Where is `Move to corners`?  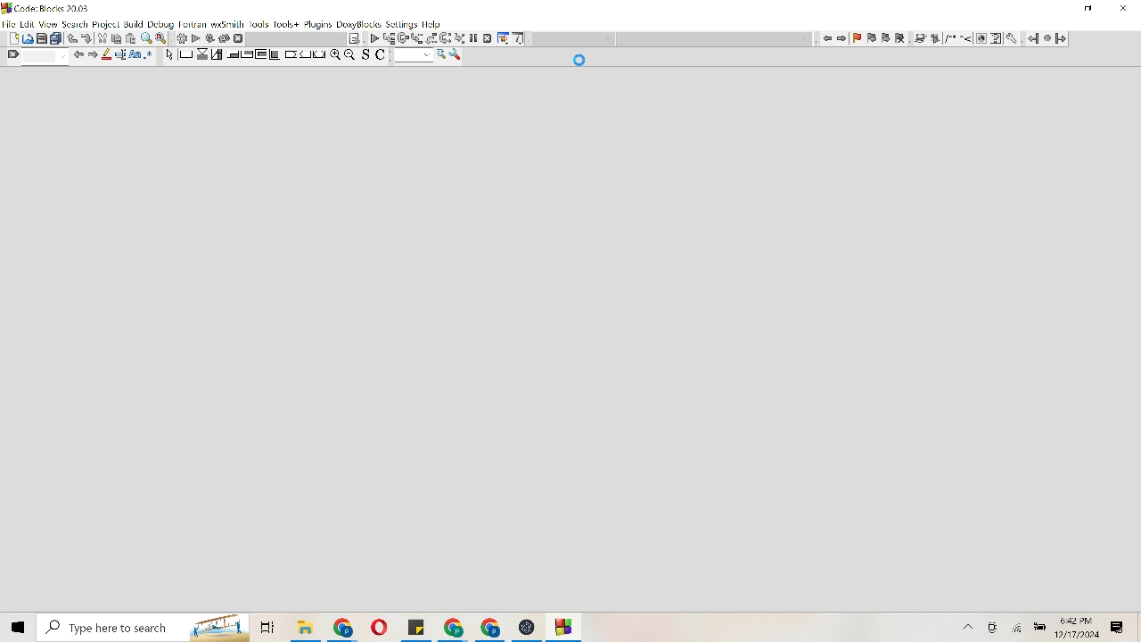 Move to corners is located at coordinates (232, 54).